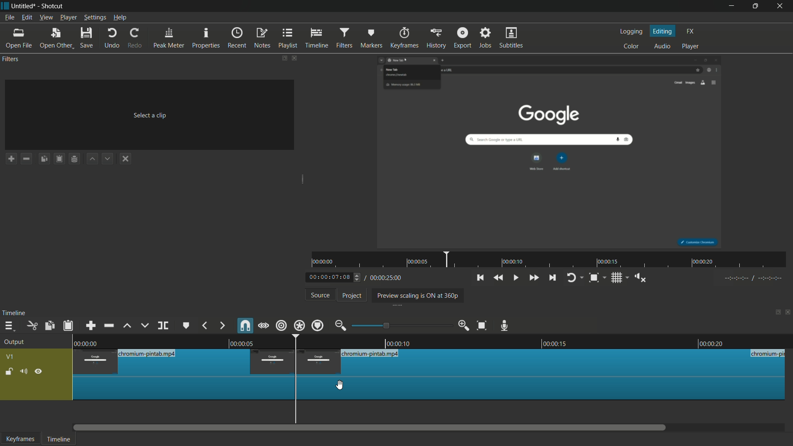 The width and height of the screenshot is (793, 446). What do you see at coordinates (594, 278) in the screenshot?
I see `toggle zoom` at bounding box center [594, 278].